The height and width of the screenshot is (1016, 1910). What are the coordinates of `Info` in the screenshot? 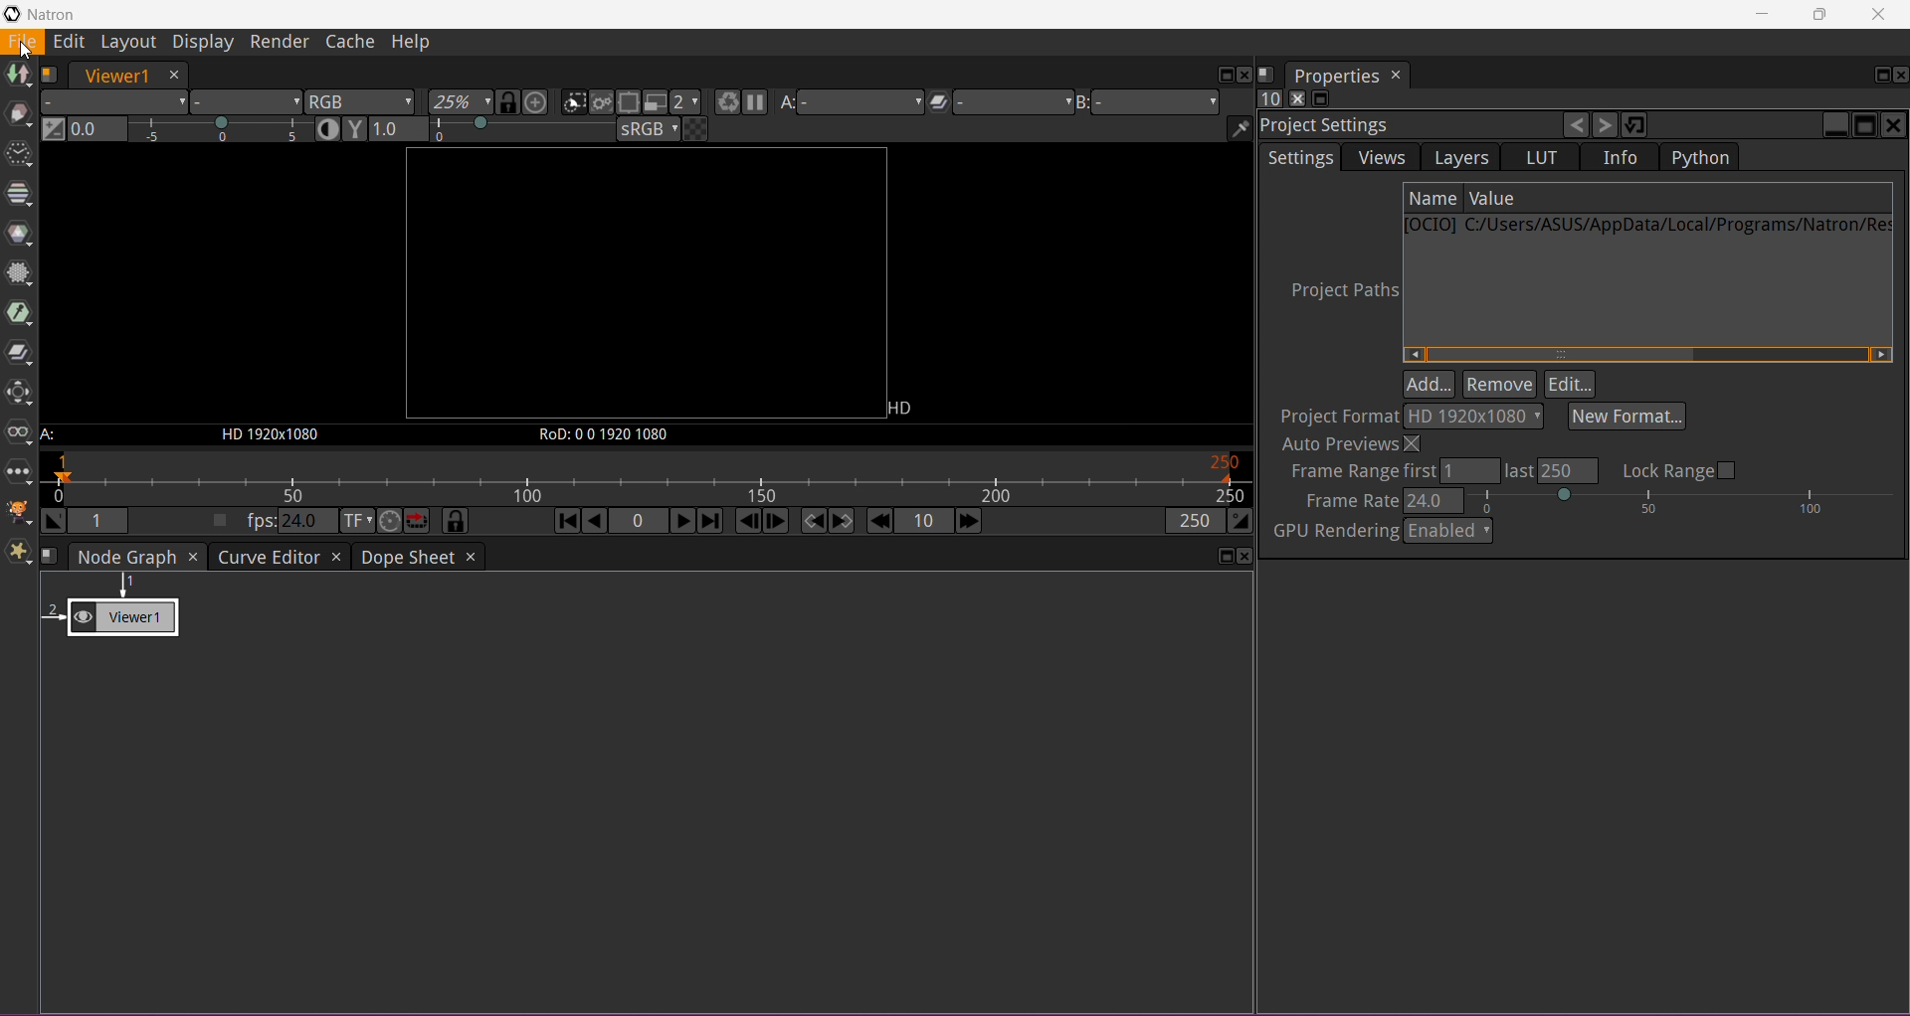 It's located at (1621, 158).